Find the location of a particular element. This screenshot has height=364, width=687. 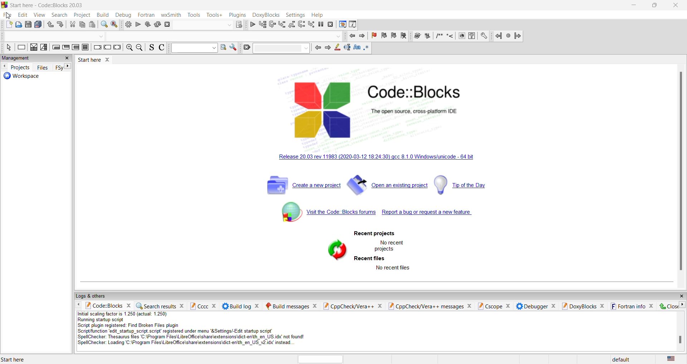

workspace is located at coordinates (20, 77).